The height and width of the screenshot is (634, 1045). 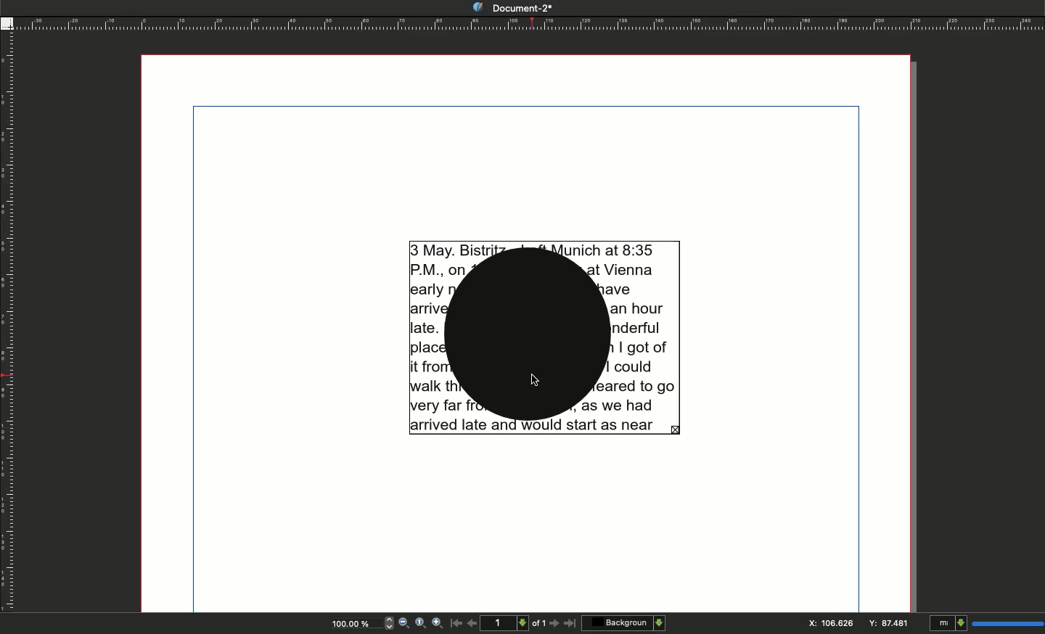 What do you see at coordinates (472, 622) in the screenshot?
I see `Previous page` at bounding box center [472, 622].